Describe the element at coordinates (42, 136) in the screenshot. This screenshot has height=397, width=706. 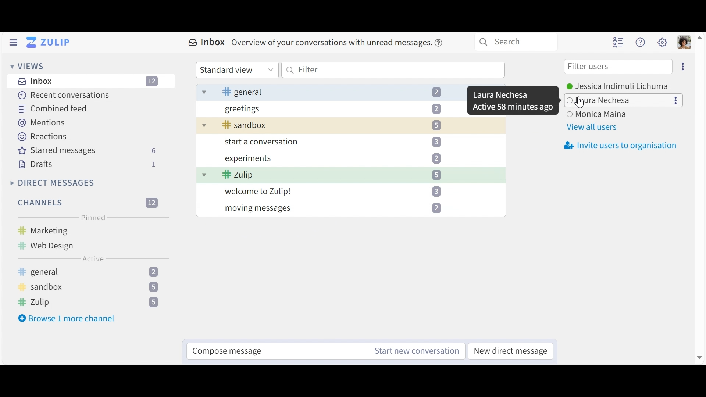
I see `Reaction` at that location.